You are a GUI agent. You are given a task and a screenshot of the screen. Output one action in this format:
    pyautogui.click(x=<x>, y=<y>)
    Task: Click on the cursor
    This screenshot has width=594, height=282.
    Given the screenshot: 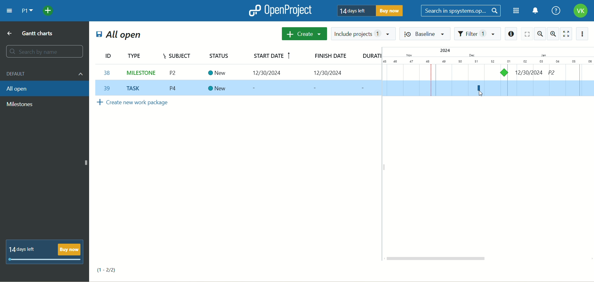 What is the action you would take?
    pyautogui.click(x=480, y=94)
    